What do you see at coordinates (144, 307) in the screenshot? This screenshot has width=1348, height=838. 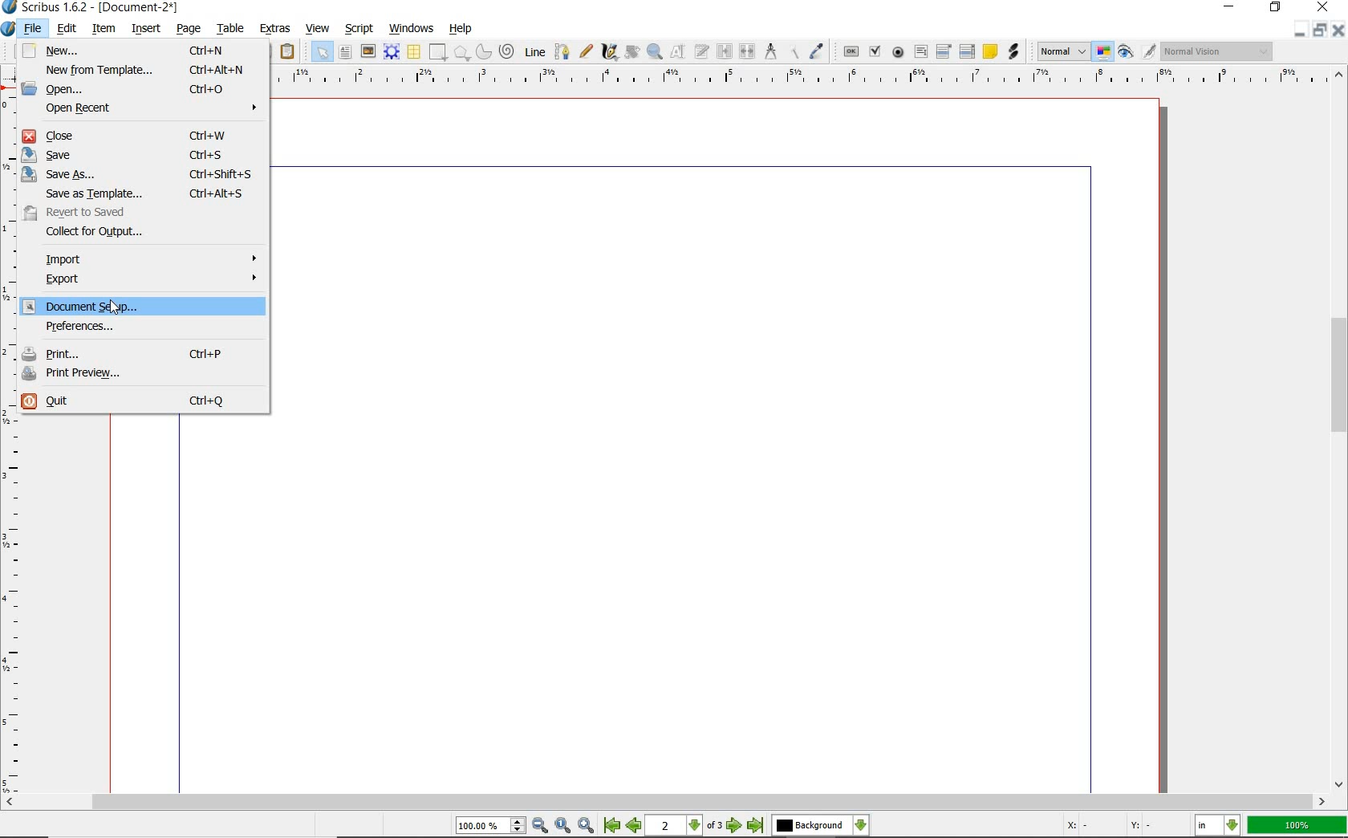 I see `document setup` at bounding box center [144, 307].